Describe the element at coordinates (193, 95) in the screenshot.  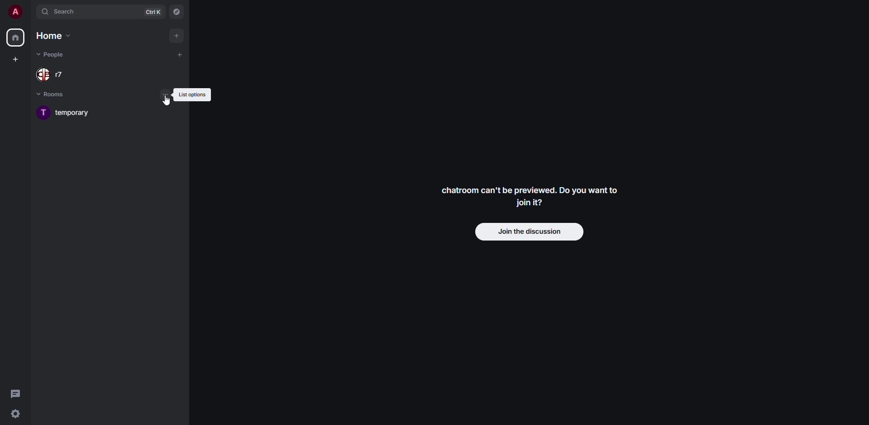
I see `list options` at that location.